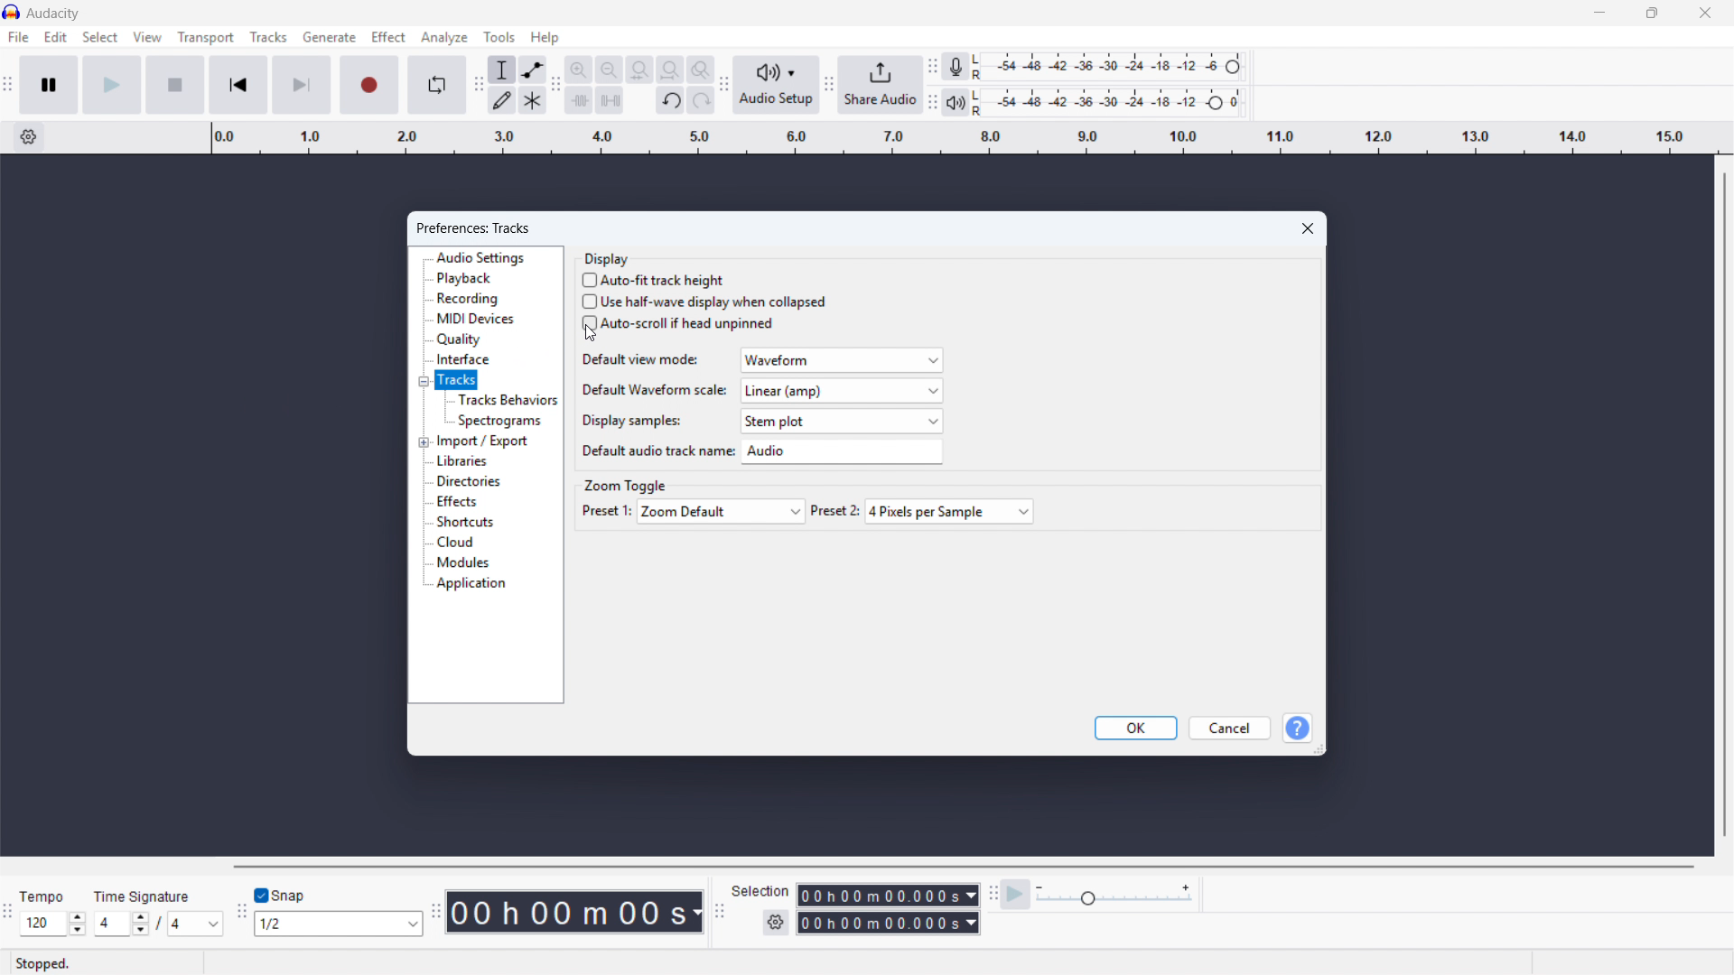 The height and width of the screenshot is (975, 1734). What do you see at coordinates (609, 69) in the screenshot?
I see `zoom out` at bounding box center [609, 69].